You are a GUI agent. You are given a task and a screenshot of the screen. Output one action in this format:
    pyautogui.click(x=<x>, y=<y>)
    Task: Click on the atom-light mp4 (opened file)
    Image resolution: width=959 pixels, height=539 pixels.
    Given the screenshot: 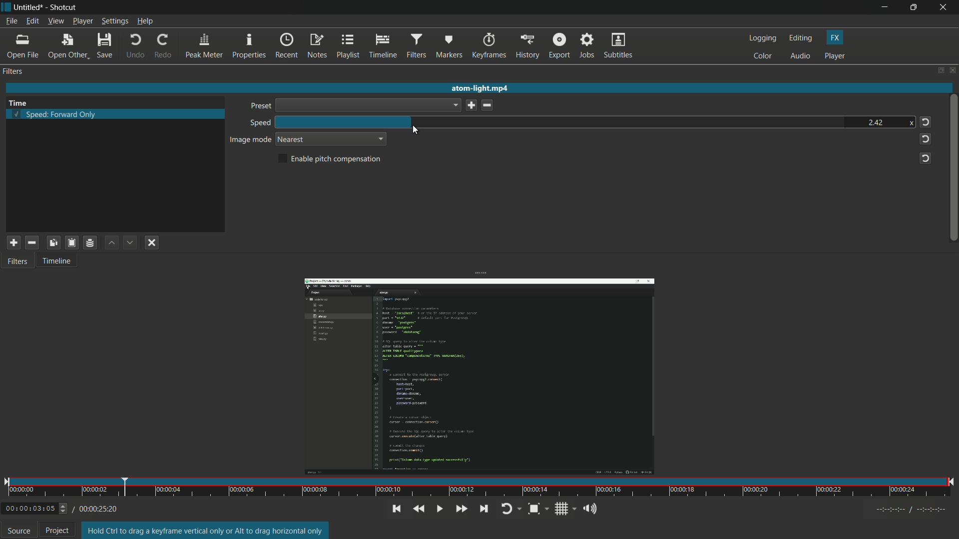 What is the action you would take?
    pyautogui.click(x=482, y=87)
    